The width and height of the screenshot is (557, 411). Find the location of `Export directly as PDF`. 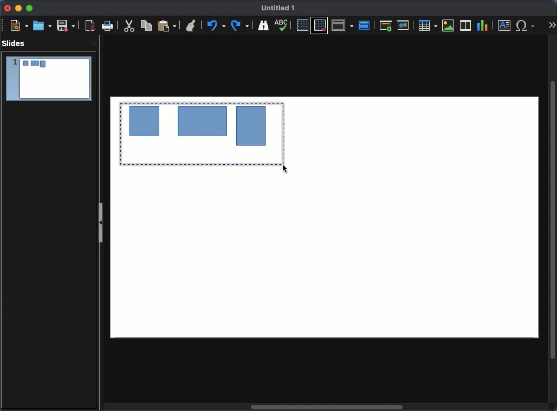

Export directly as PDF is located at coordinates (88, 26).